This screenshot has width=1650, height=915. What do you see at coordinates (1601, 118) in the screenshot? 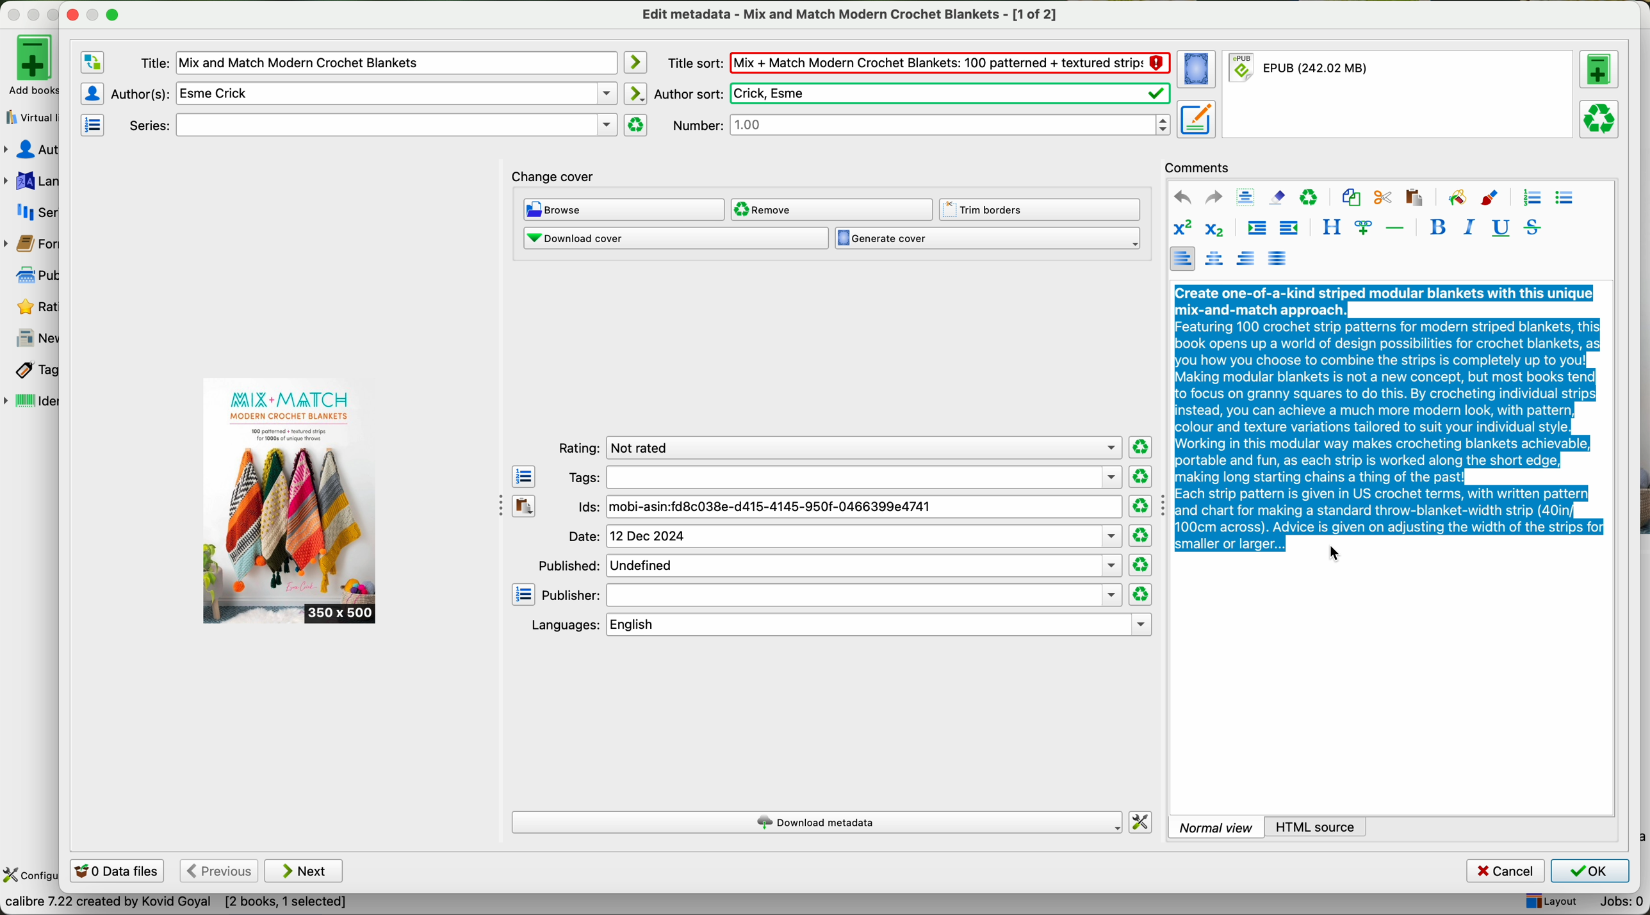
I see `remove the selected format from this book` at bounding box center [1601, 118].